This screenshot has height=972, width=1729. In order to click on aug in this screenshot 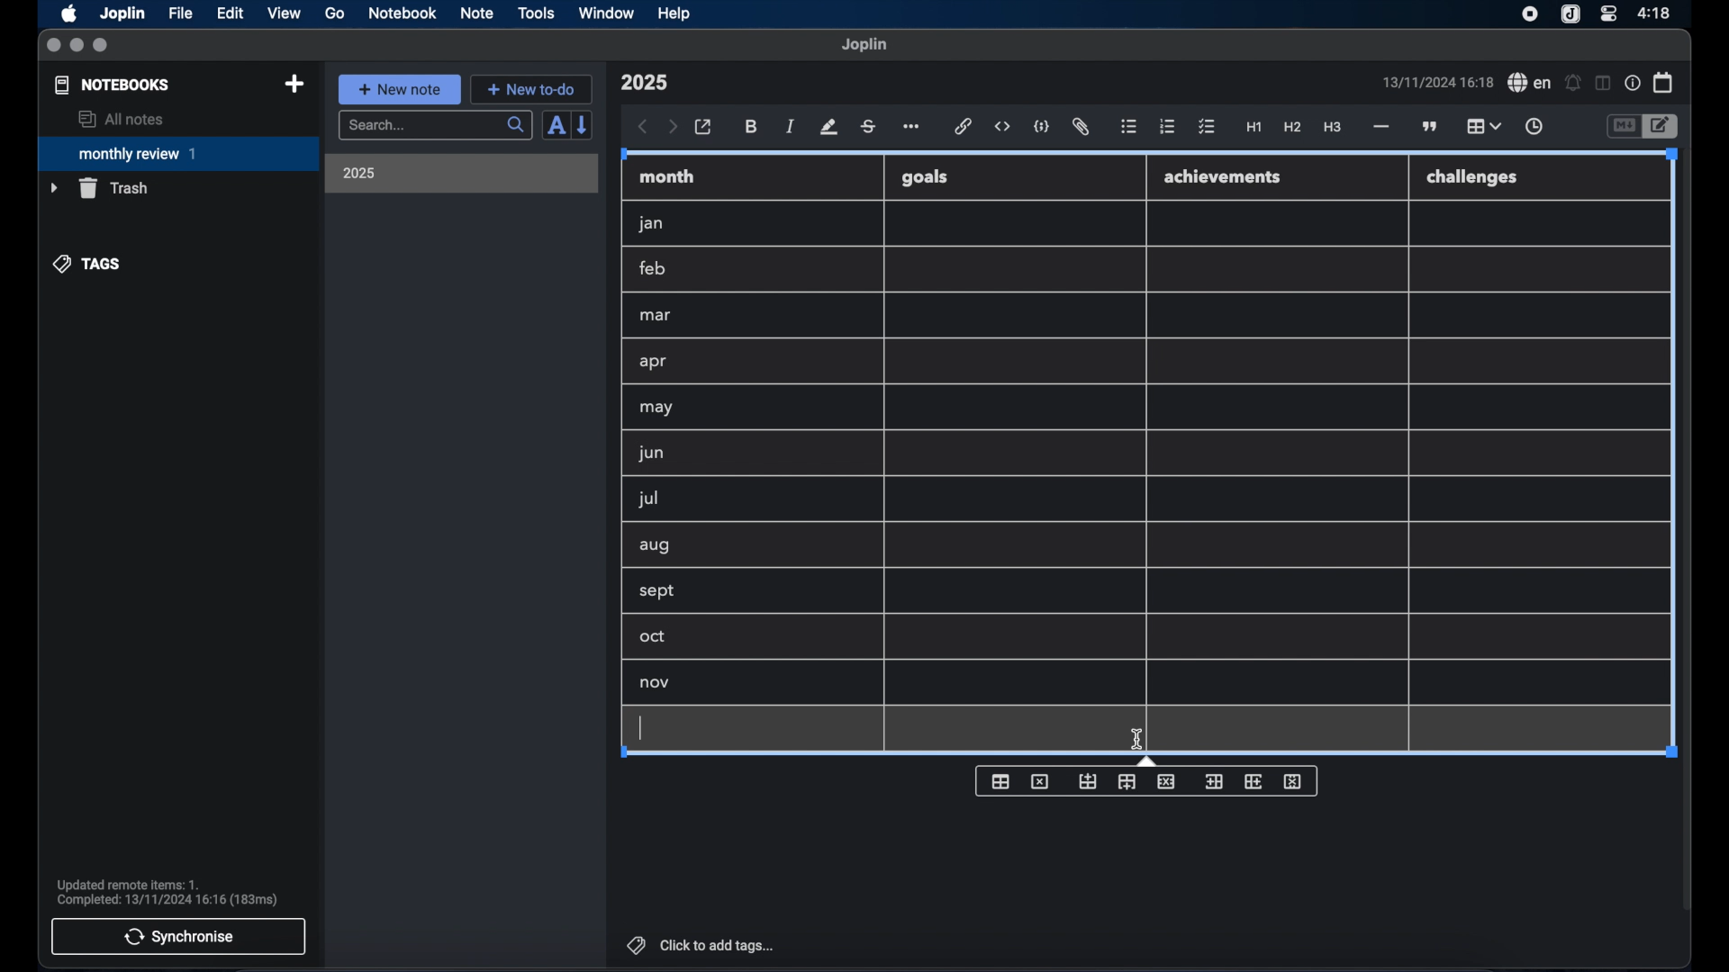, I will do `click(655, 547)`.